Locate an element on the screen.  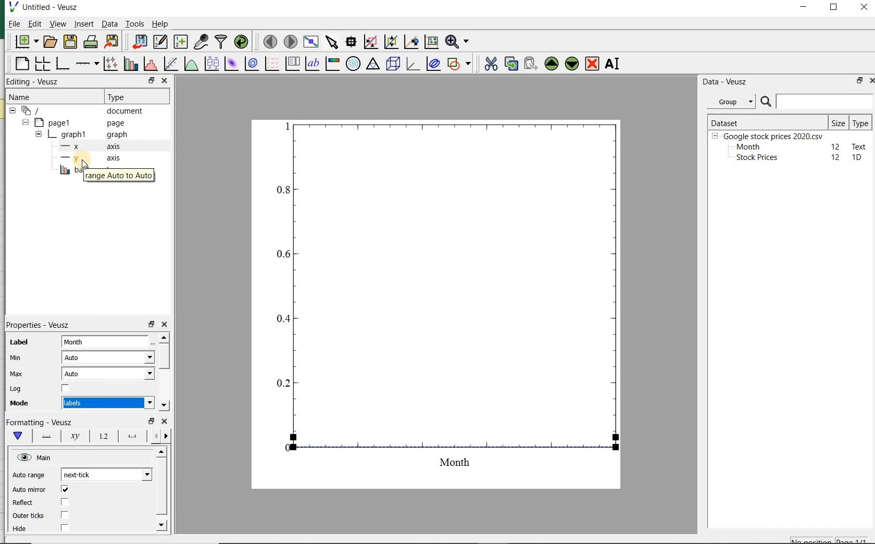
plot bar charts is located at coordinates (129, 65).